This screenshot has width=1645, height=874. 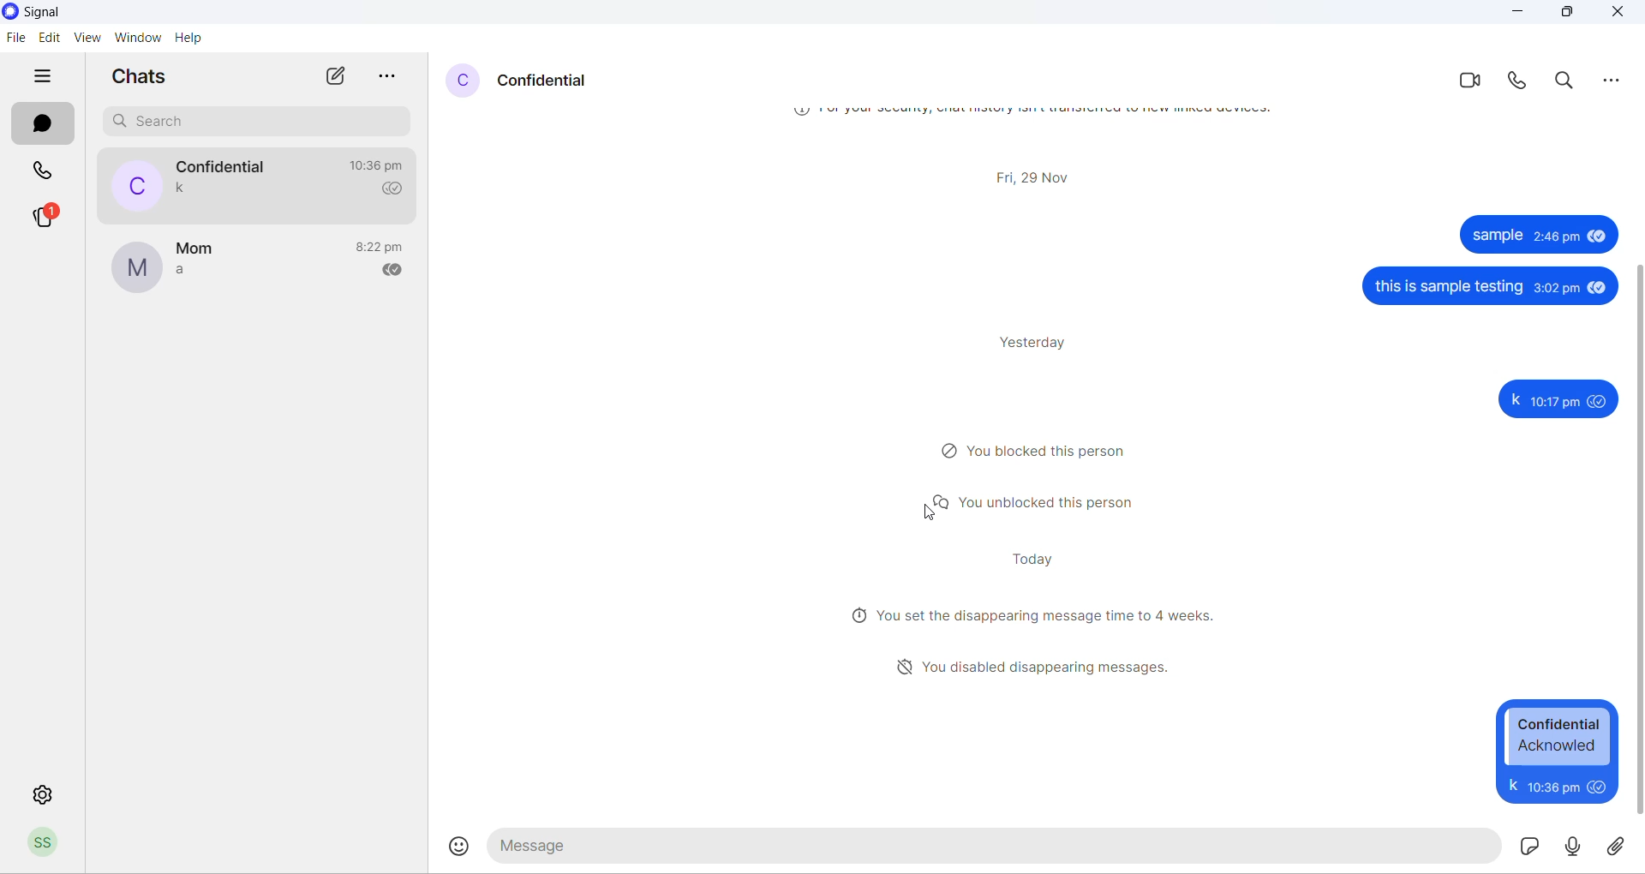 I want to click on block notification, so click(x=1037, y=450).